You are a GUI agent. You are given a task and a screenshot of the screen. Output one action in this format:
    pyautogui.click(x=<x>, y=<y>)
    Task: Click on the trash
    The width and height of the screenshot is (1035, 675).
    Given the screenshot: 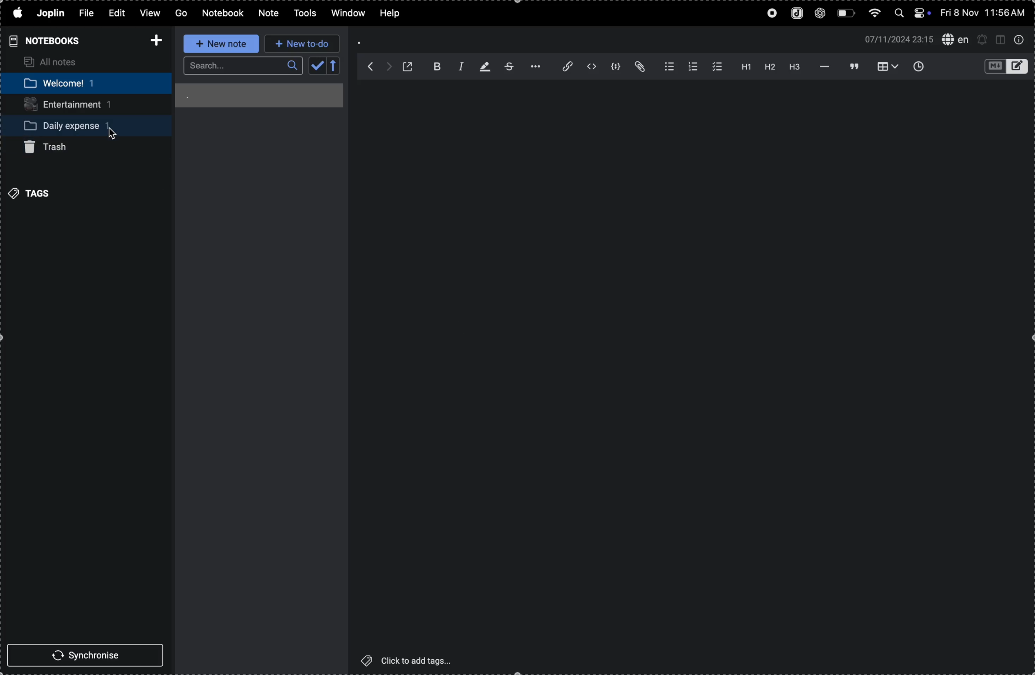 What is the action you would take?
    pyautogui.click(x=53, y=147)
    